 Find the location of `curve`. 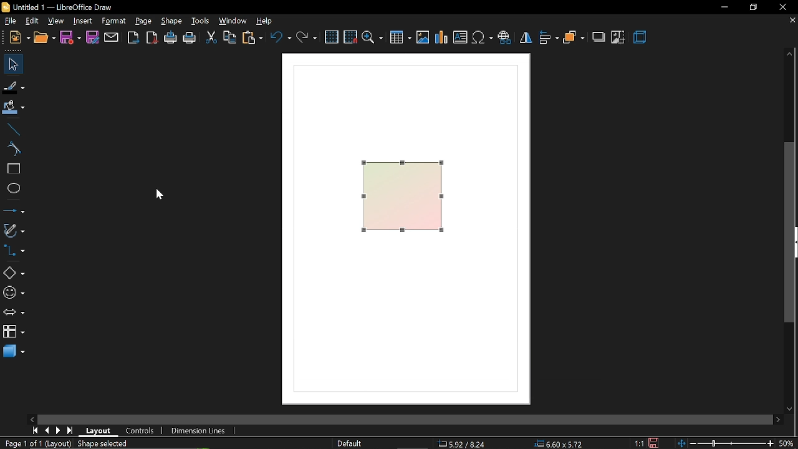

curve is located at coordinates (12, 150).